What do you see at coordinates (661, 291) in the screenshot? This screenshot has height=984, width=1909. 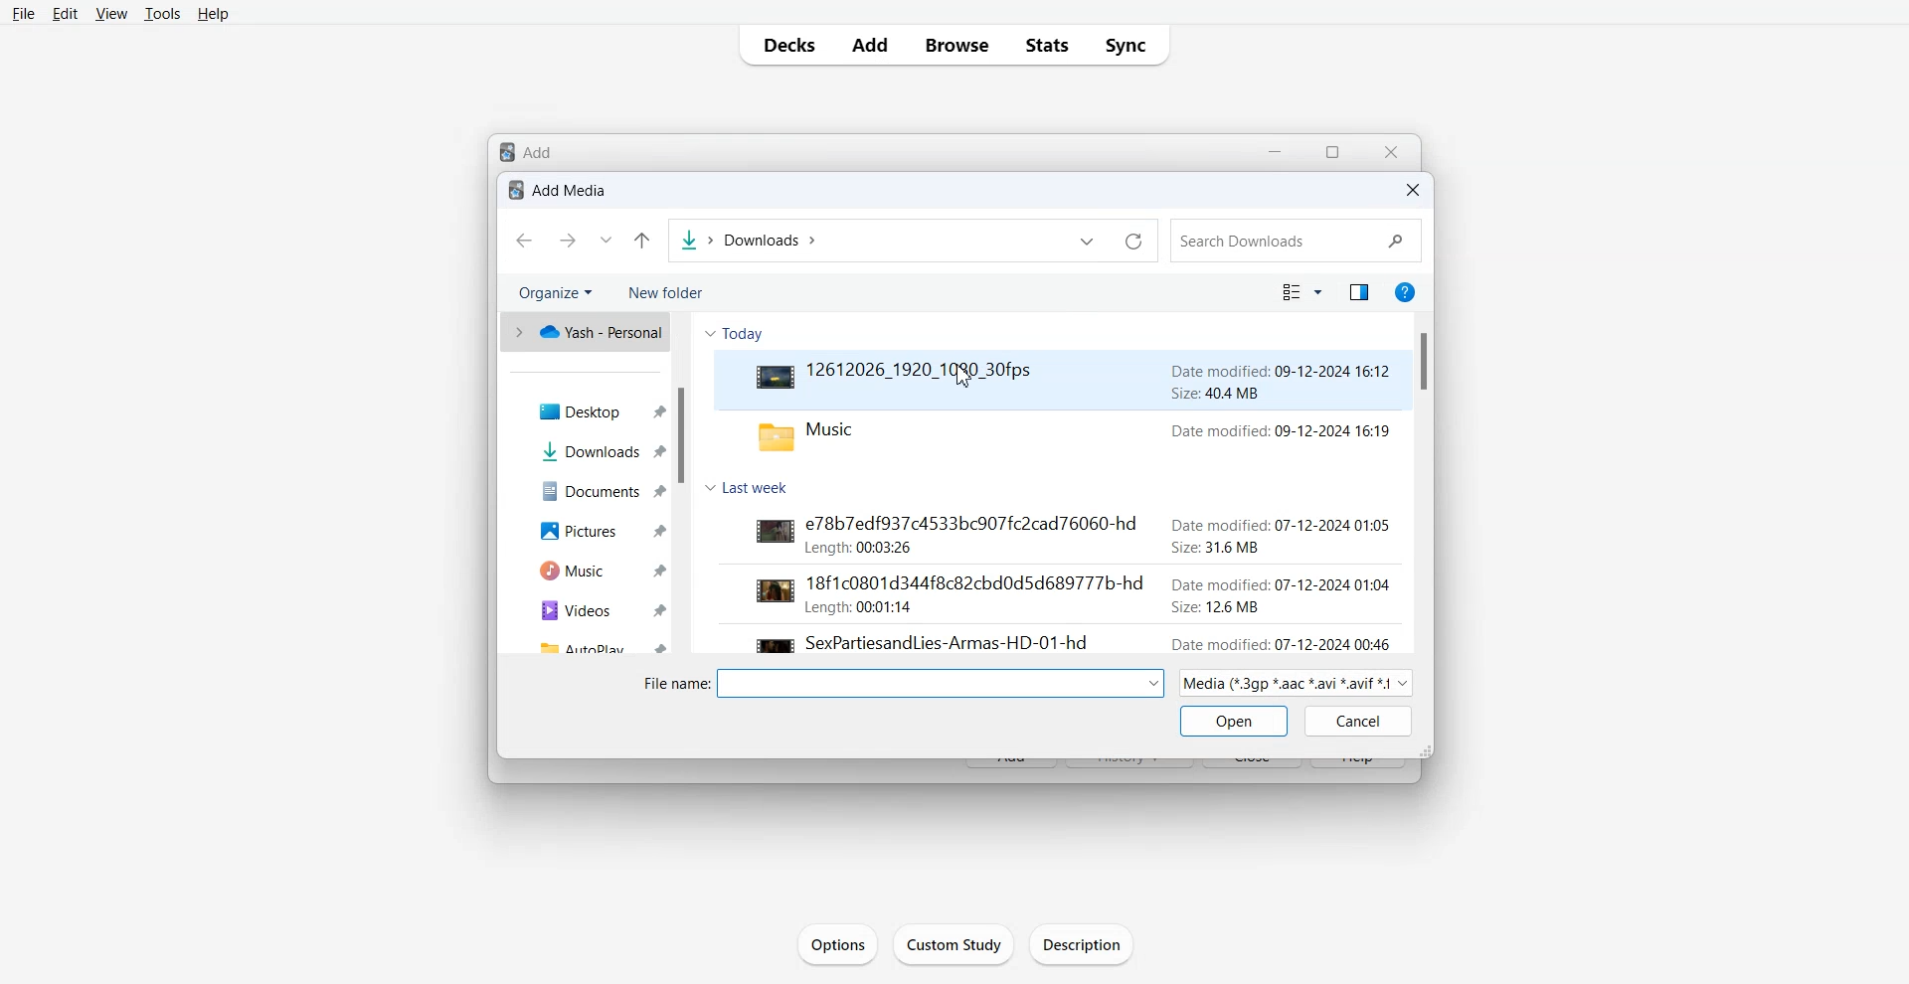 I see `New folder` at bounding box center [661, 291].